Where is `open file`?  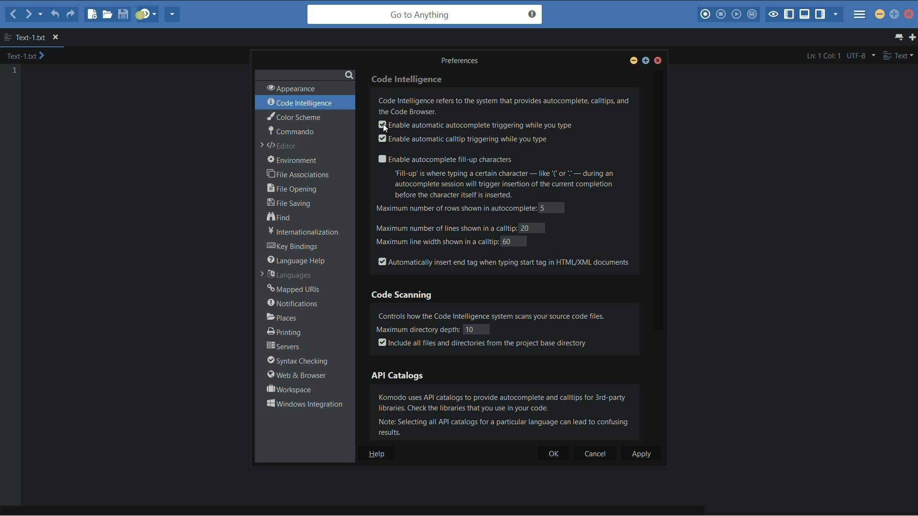
open file is located at coordinates (109, 14).